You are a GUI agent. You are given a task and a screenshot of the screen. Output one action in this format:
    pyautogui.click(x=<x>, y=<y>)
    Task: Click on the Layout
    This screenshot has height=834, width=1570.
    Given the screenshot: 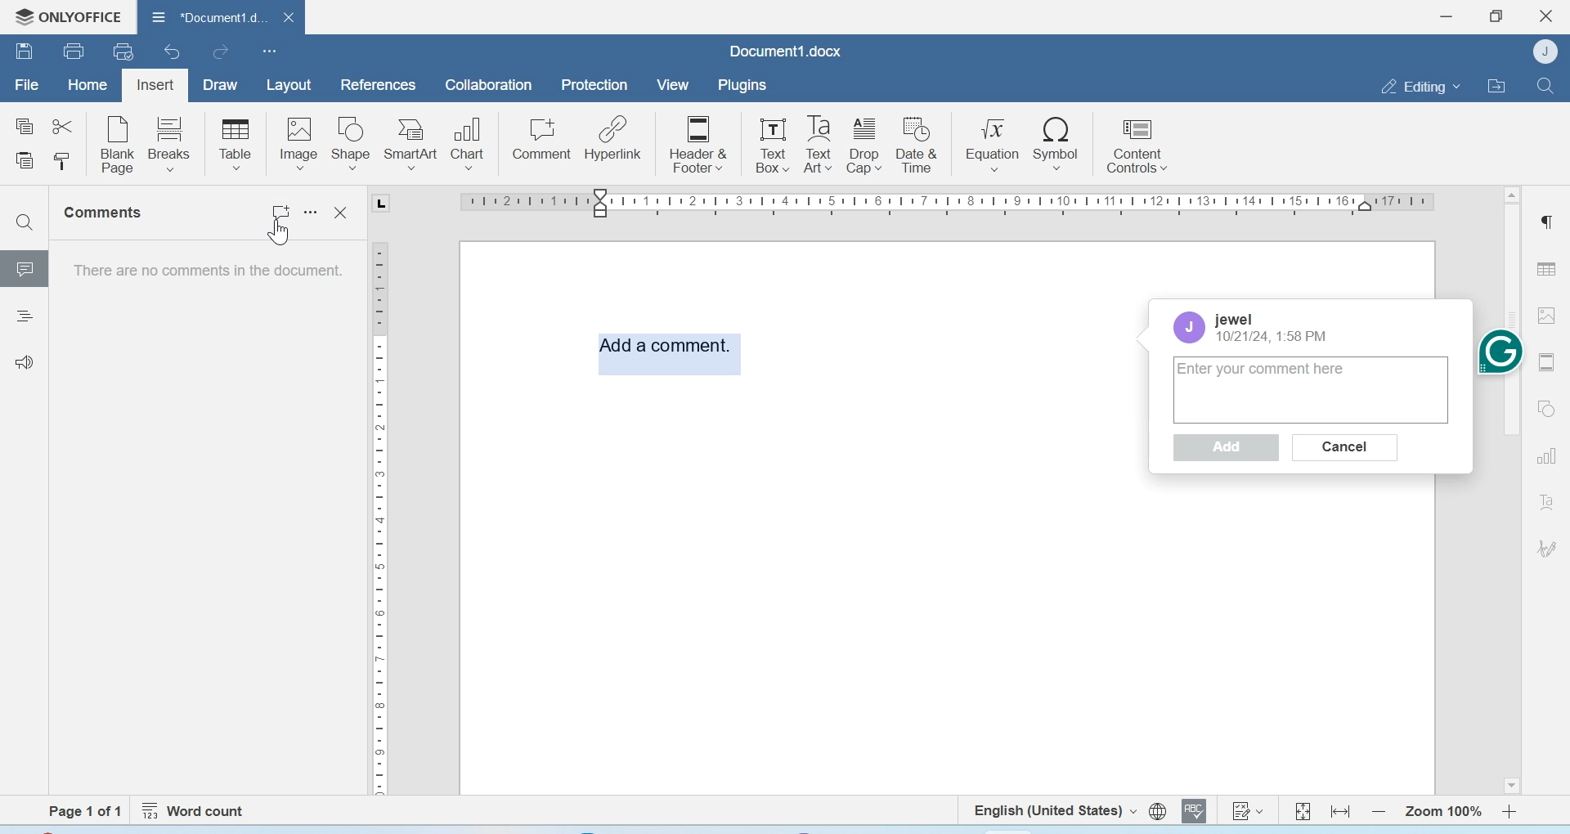 What is the action you would take?
    pyautogui.click(x=288, y=86)
    